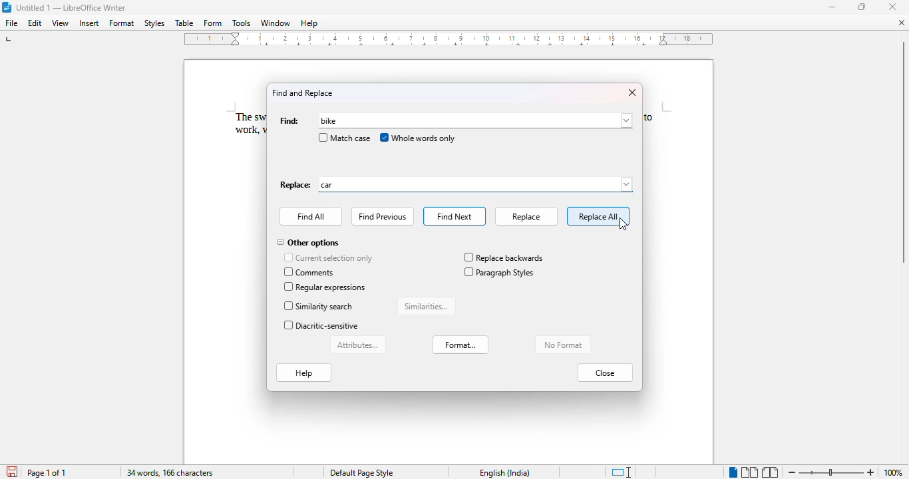  What do you see at coordinates (12, 23) in the screenshot?
I see `file` at bounding box center [12, 23].